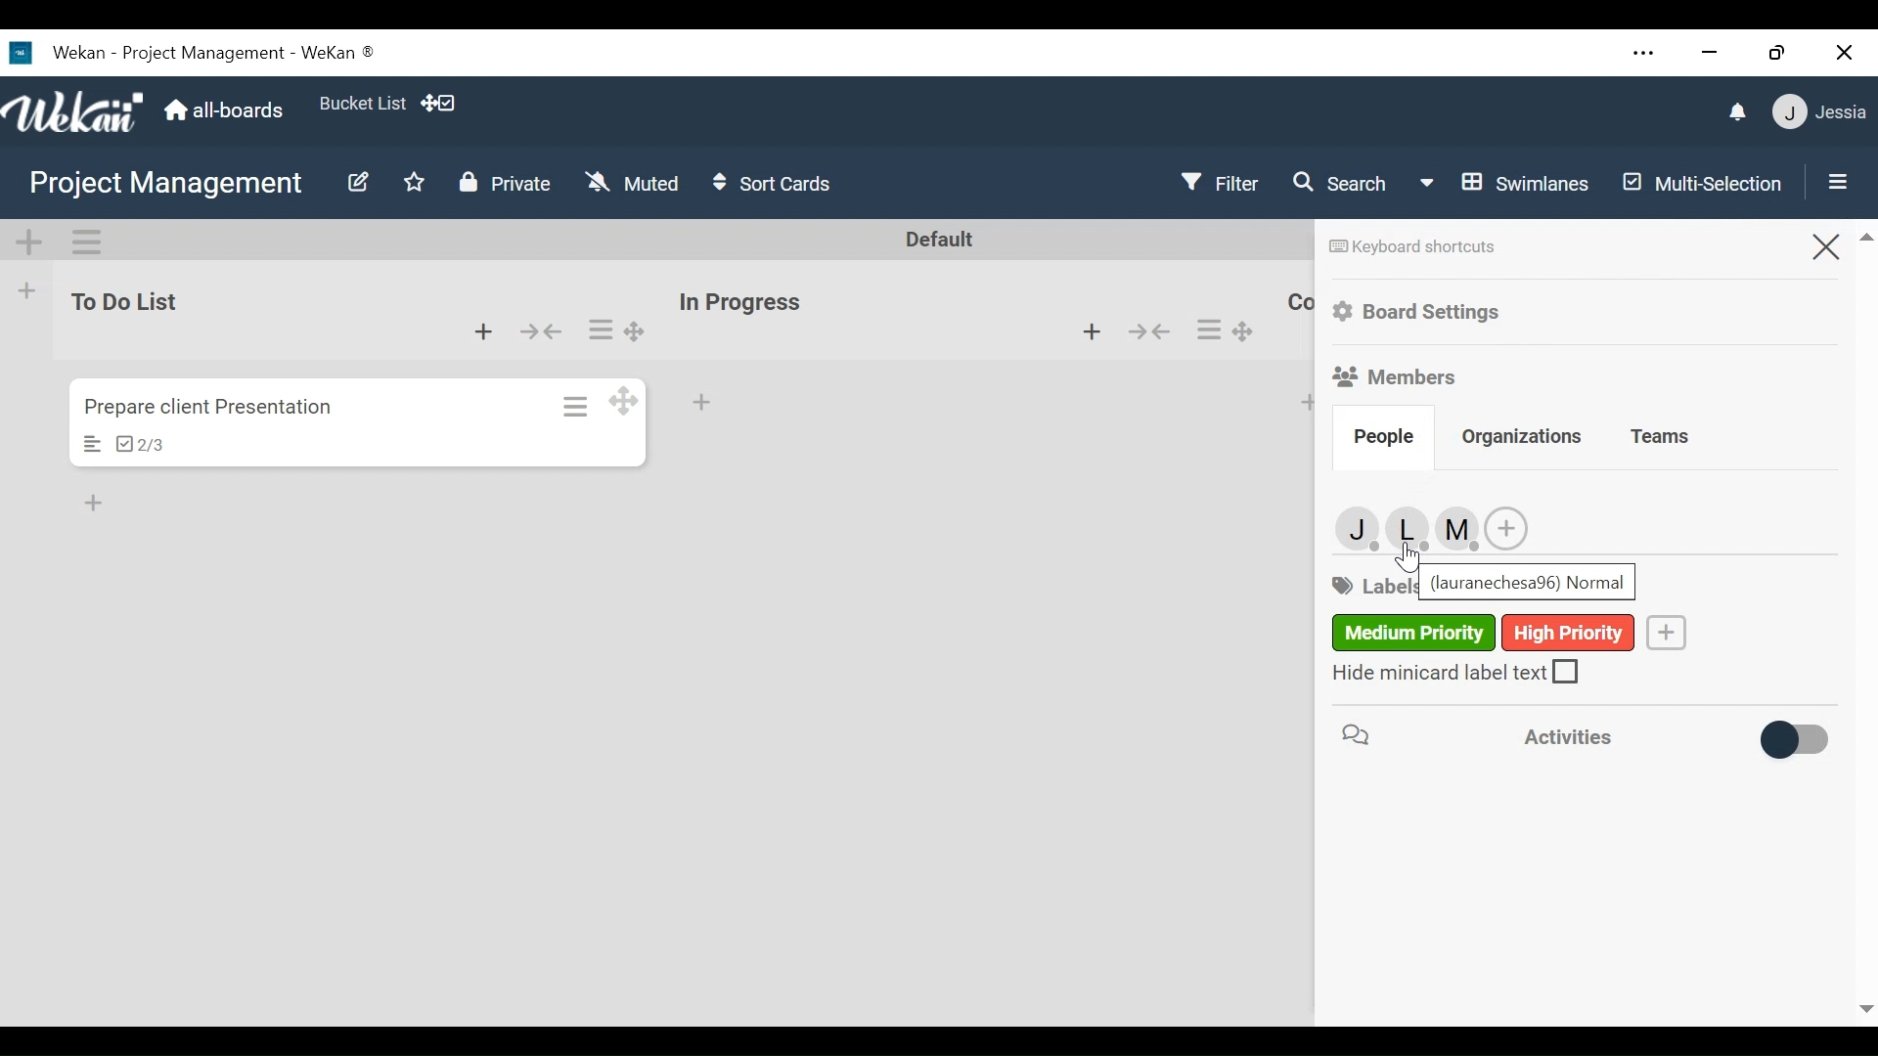 This screenshot has height=1056, width=1878. What do you see at coordinates (1824, 244) in the screenshot?
I see `Close` at bounding box center [1824, 244].